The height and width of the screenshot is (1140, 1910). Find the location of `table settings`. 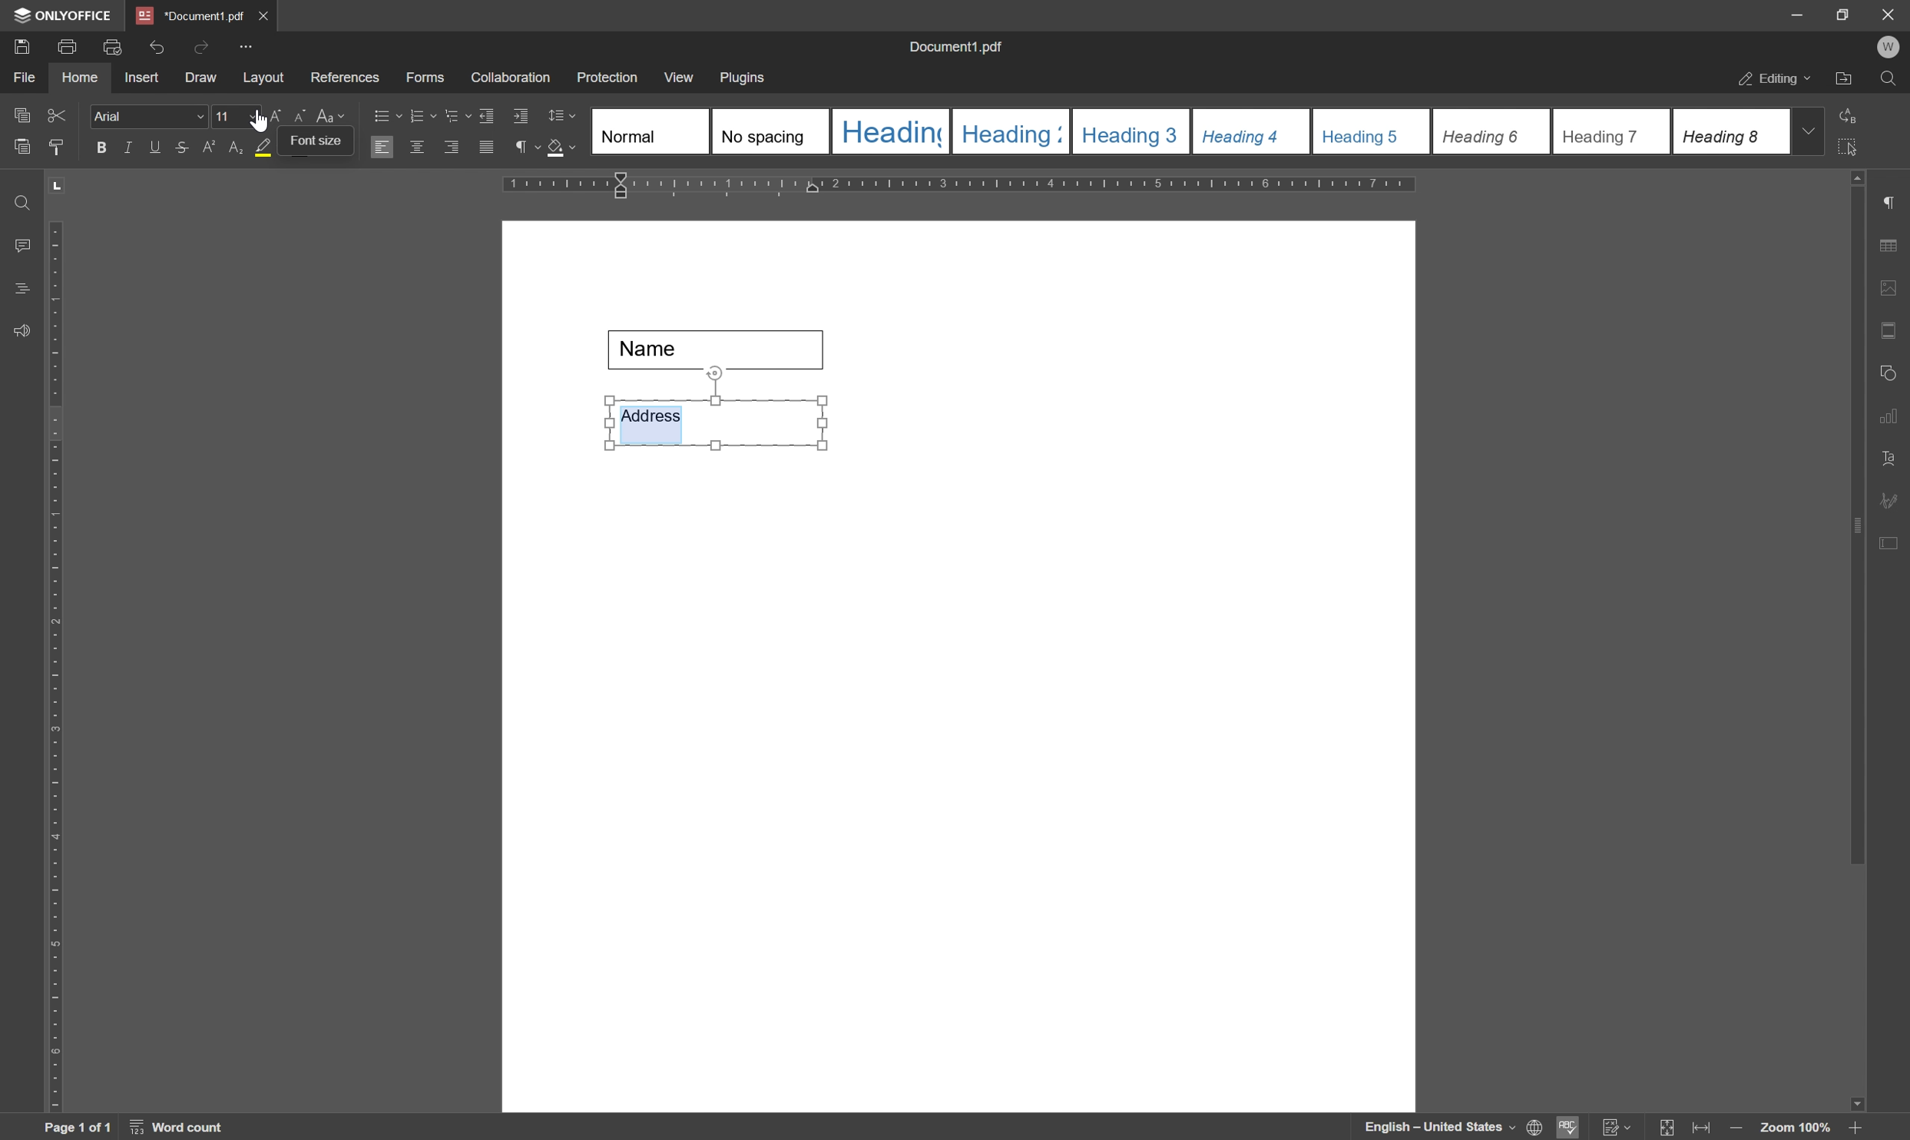

table settings is located at coordinates (1893, 247).